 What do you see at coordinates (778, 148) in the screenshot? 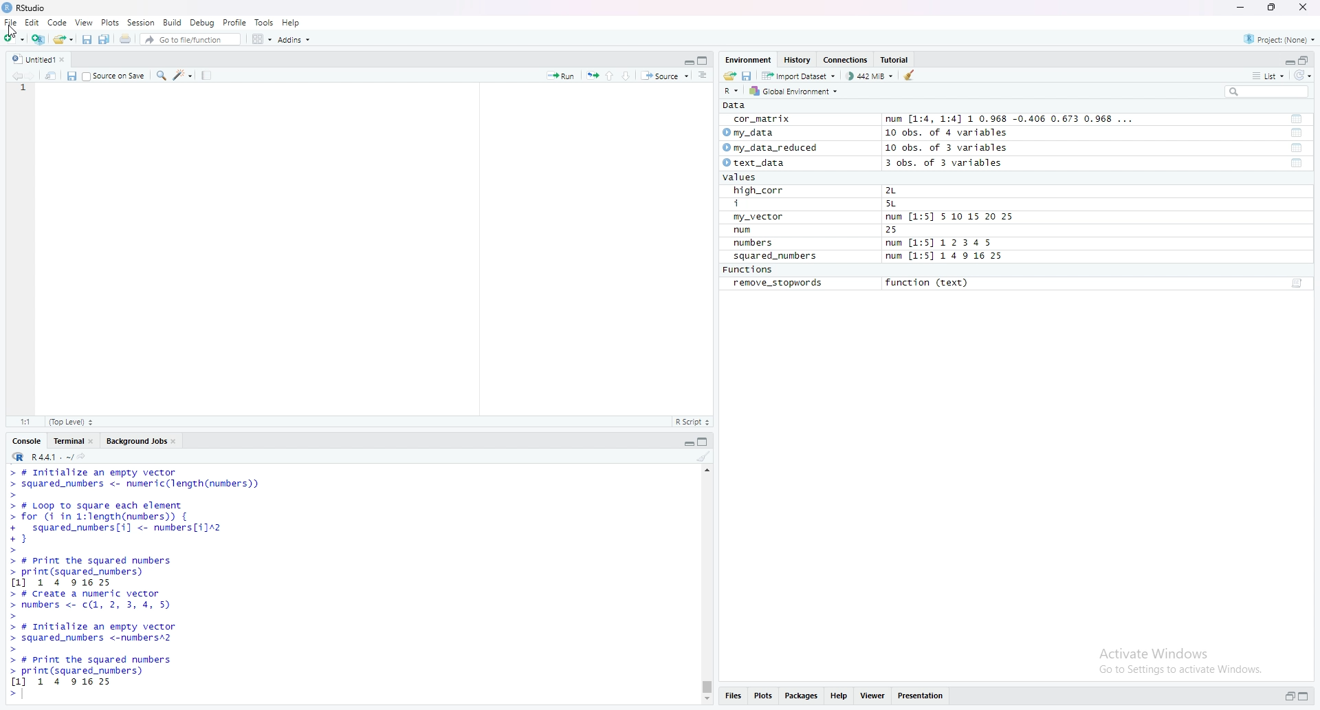
I see `my_data_reduced` at bounding box center [778, 148].